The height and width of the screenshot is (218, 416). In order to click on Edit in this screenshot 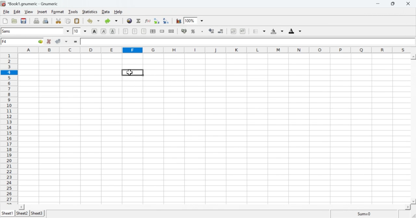, I will do `click(17, 12)`.